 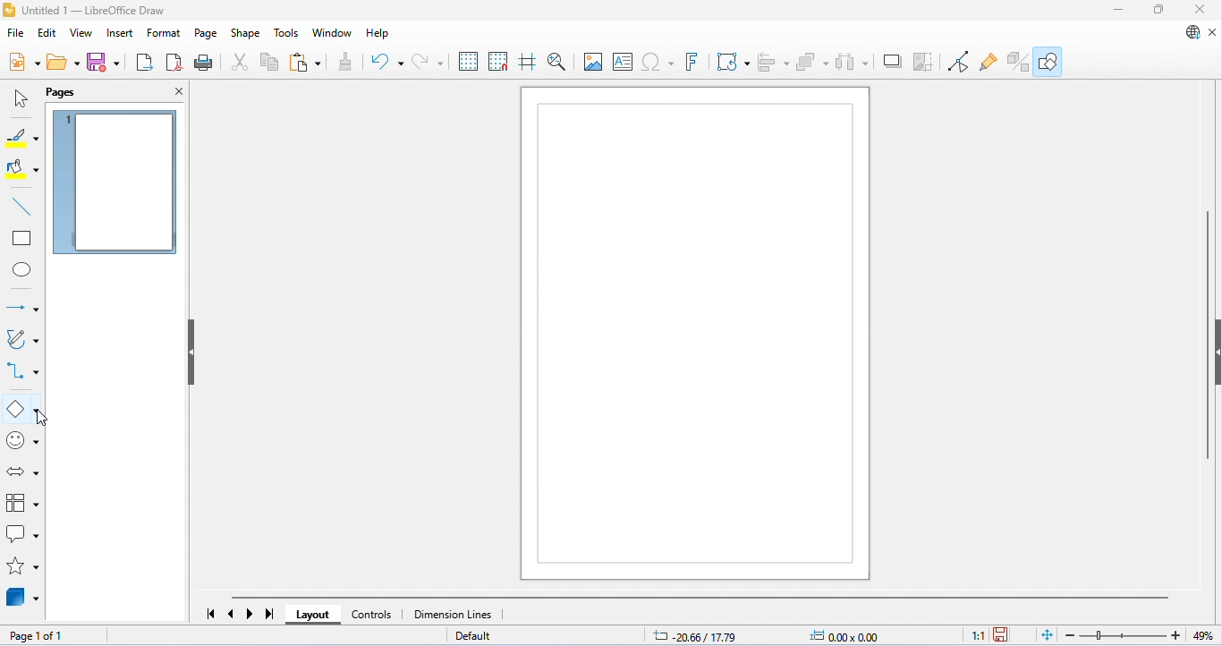 I want to click on close document, so click(x=1213, y=32).